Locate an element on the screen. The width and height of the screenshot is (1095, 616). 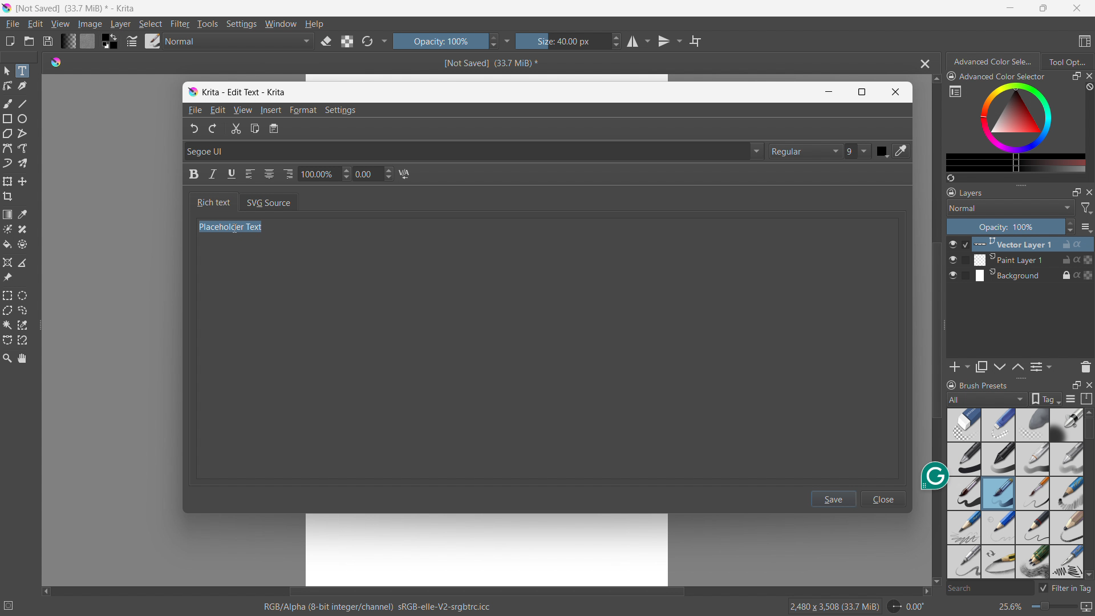
bezier curve tool is located at coordinates (7, 148).